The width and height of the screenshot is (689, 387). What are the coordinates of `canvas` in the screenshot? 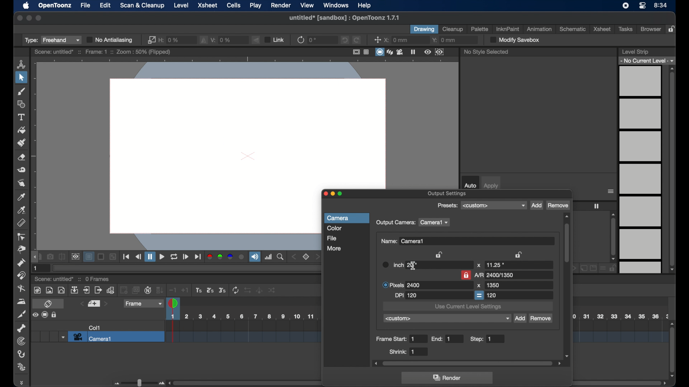 It's located at (258, 127).